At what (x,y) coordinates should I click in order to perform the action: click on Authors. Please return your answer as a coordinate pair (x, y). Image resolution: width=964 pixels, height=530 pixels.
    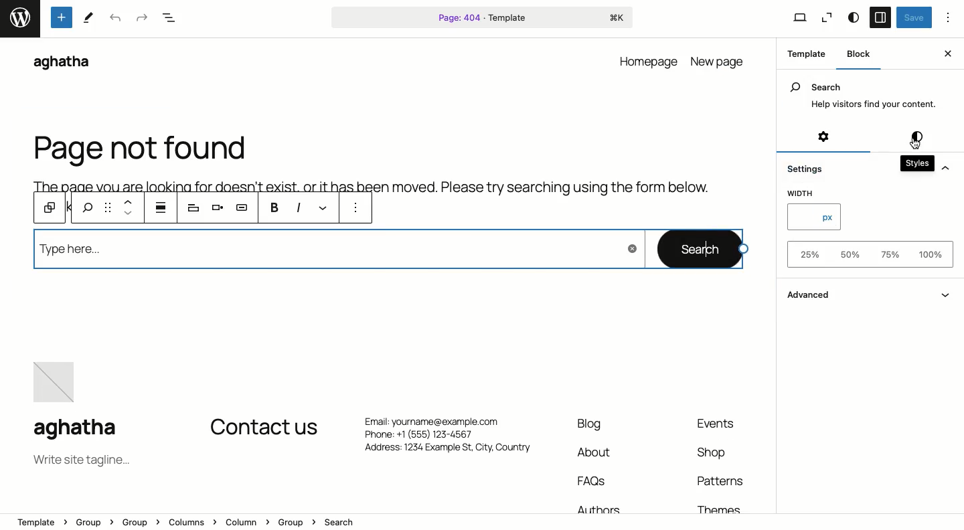
    Looking at the image, I should click on (595, 507).